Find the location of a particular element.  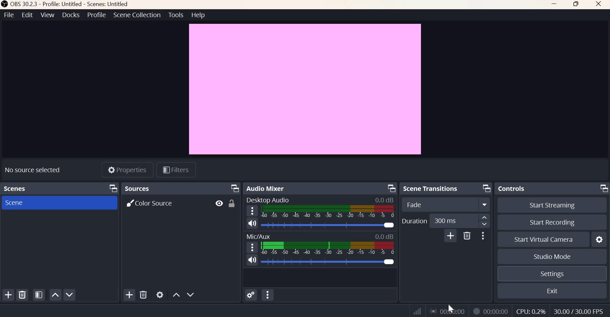

Settings is located at coordinates (551, 274).